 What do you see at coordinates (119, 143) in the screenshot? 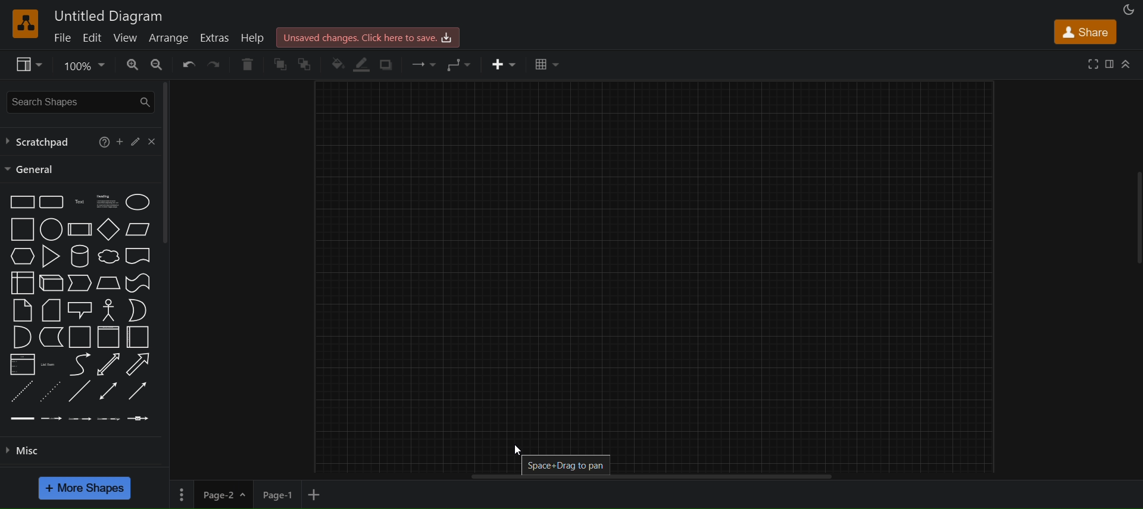
I see `add` at bounding box center [119, 143].